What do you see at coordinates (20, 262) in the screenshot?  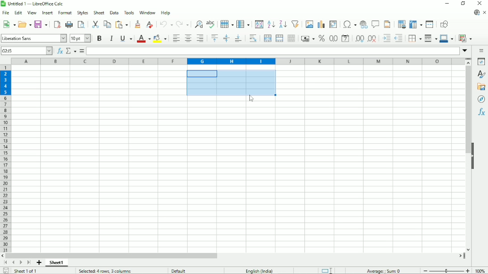 I see `Scroll to next sheet` at bounding box center [20, 262].